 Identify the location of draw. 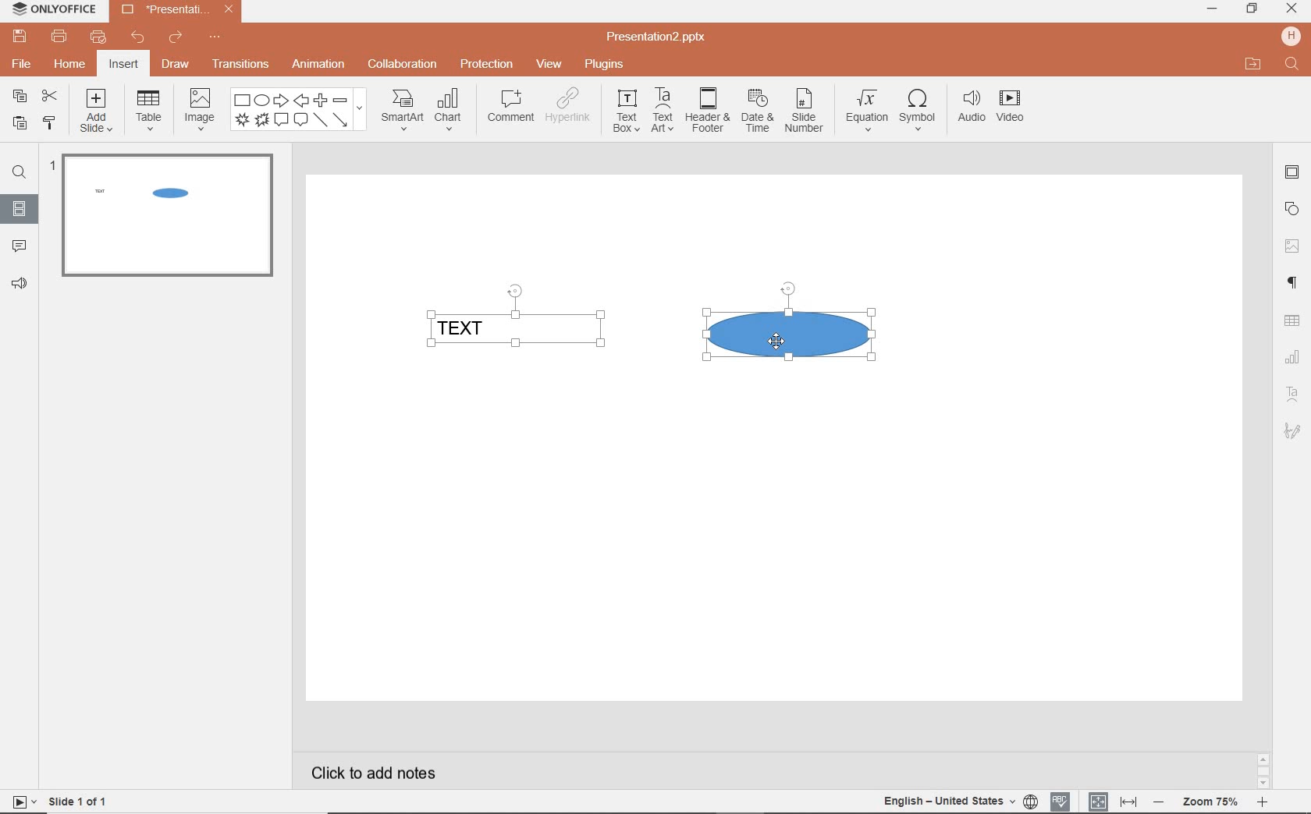
(178, 64).